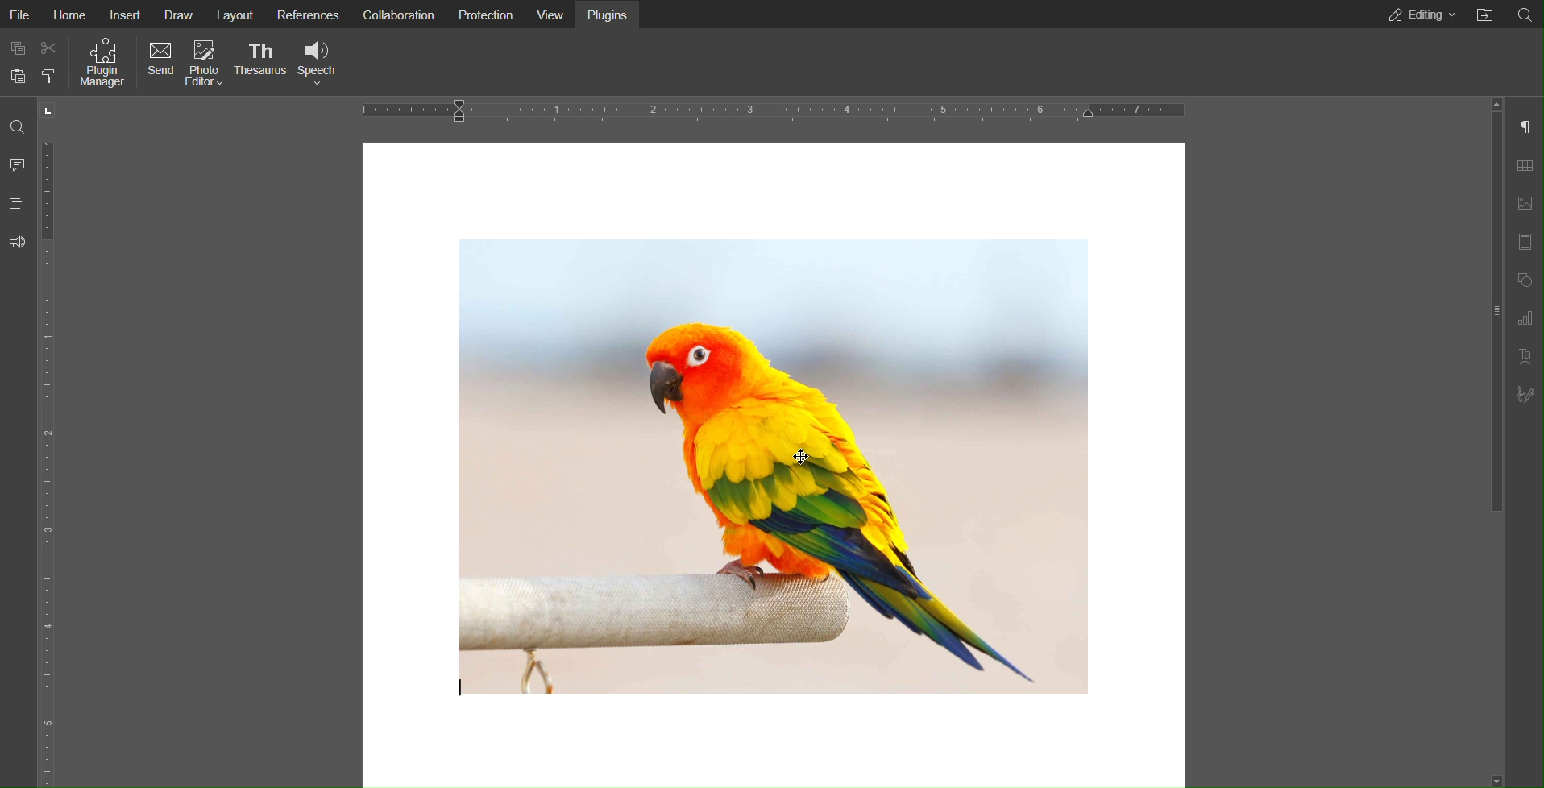 The height and width of the screenshot is (788, 1544). I want to click on Cut, so click(51, 44).